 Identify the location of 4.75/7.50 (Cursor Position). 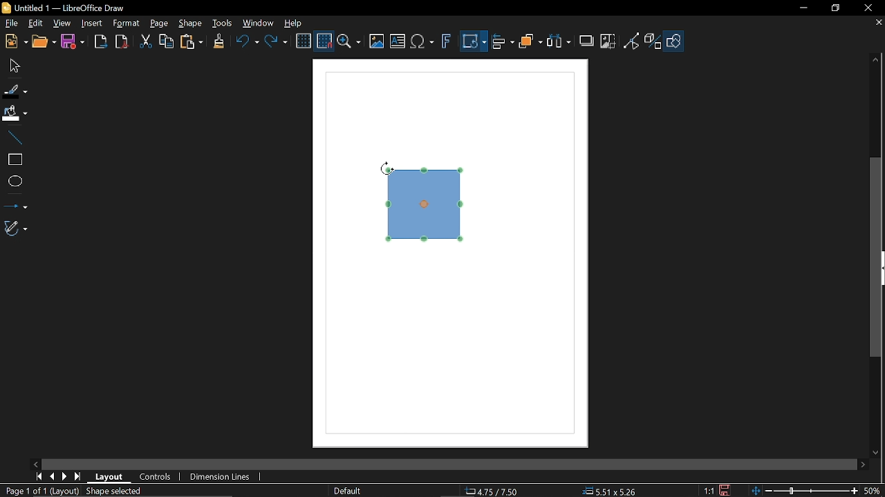
(491, 490).